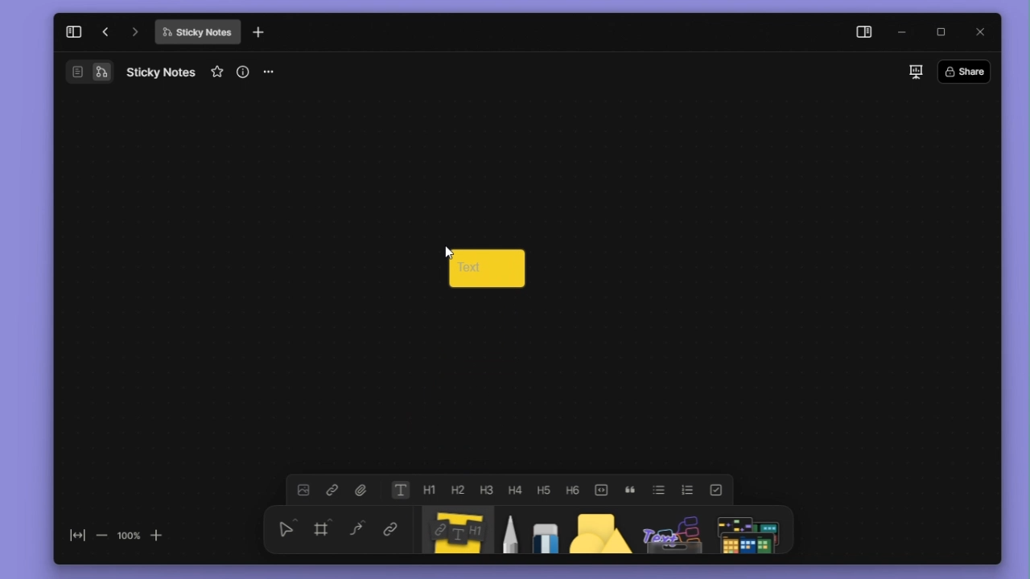 This screenshot has width=1030, height=579. Describe the element at coordinates (286, 529) in the screenshot. I see `select` at that location.